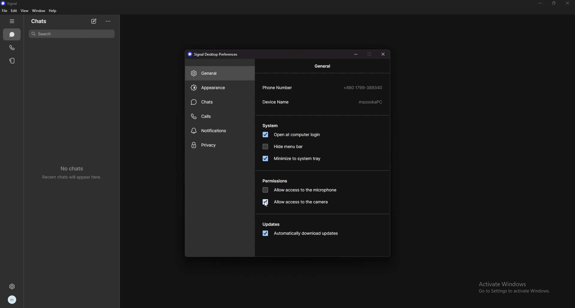  What do you see at coordinates (323, 87) in the screenshot?
I see `phone number` at bounding box center [323, 87].